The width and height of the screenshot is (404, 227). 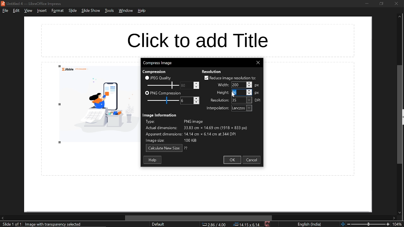 I want to click on window, so click(x=127, y=11).